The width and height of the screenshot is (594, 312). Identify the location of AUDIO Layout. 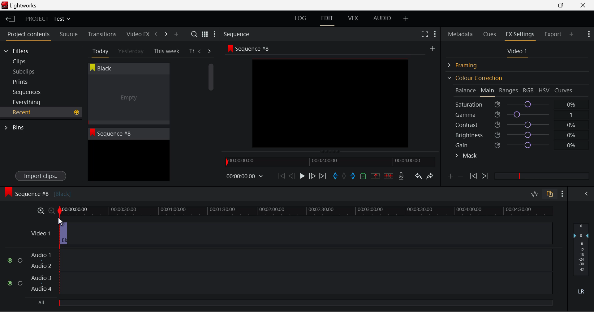
(382, 18).